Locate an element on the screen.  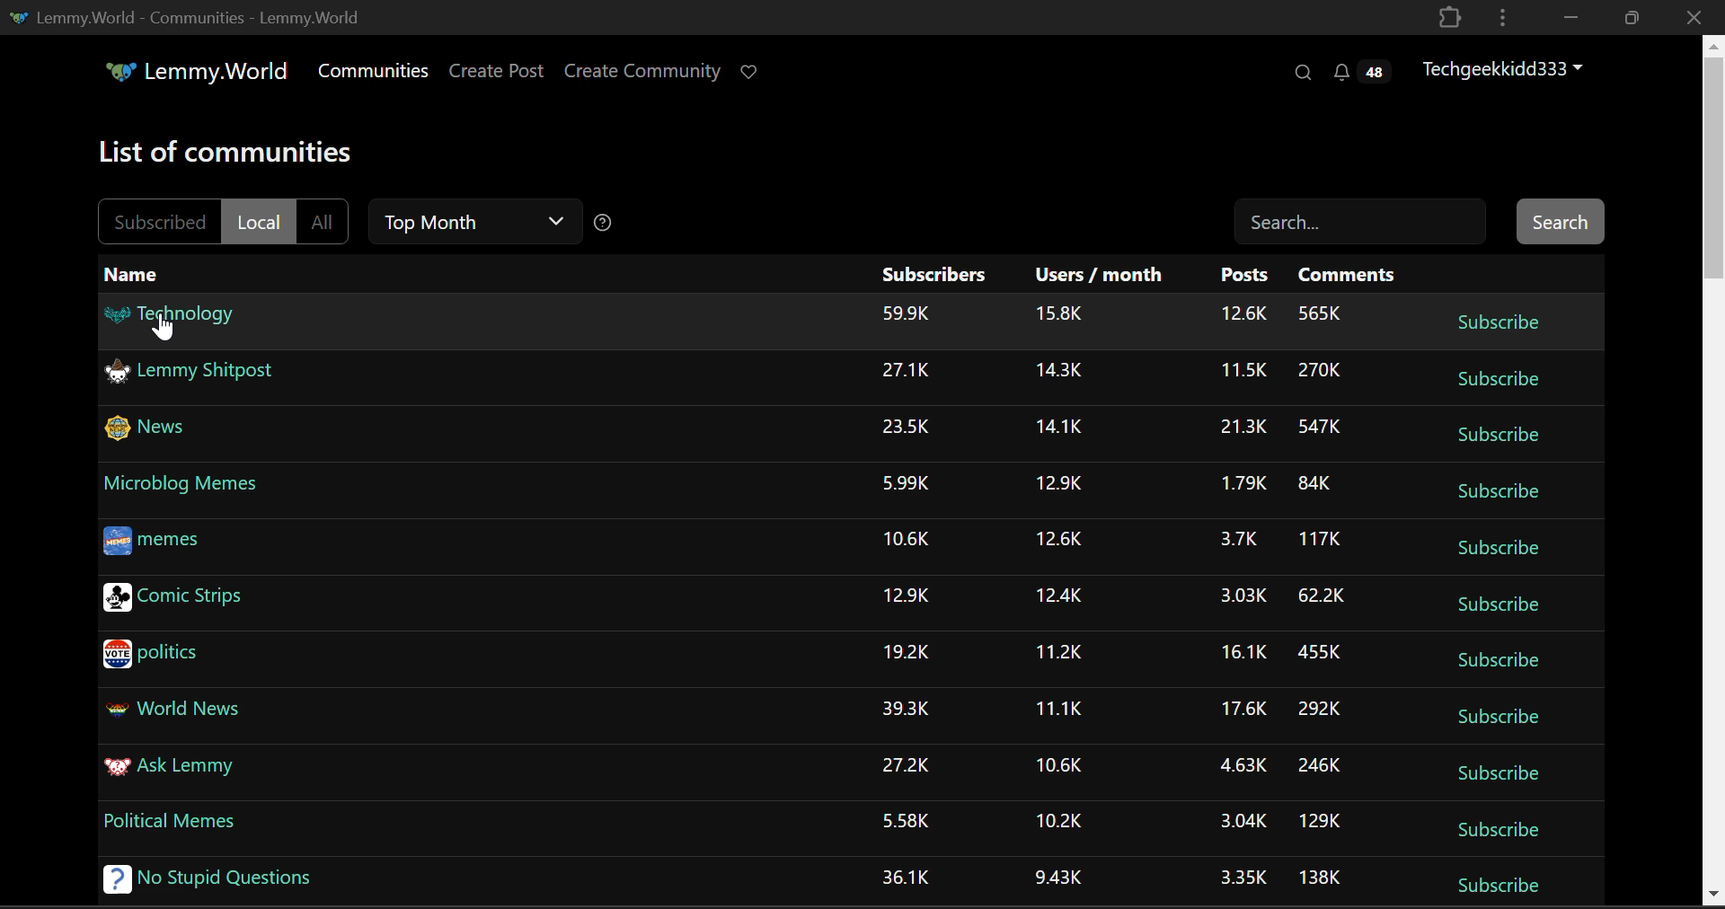
Amount is located at coordinates (1242, 763).